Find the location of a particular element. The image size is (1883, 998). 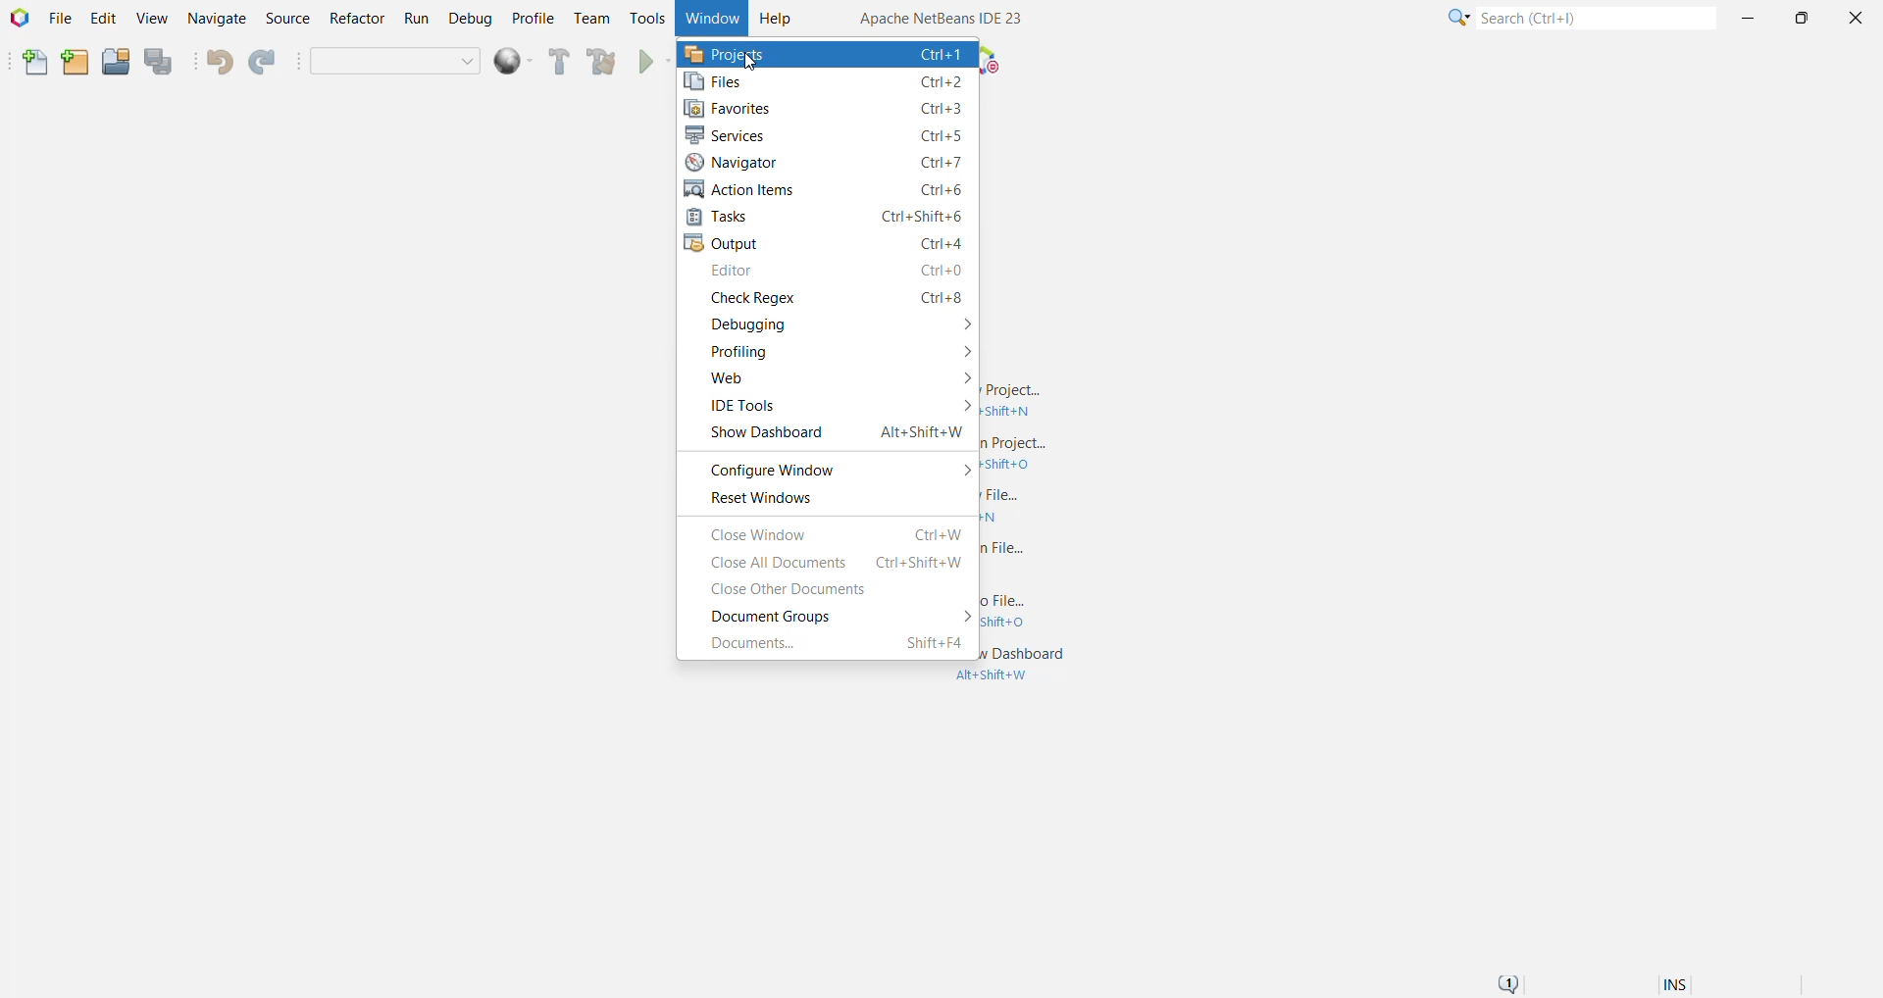

no options dropdown is located at coordinates (392, 62).